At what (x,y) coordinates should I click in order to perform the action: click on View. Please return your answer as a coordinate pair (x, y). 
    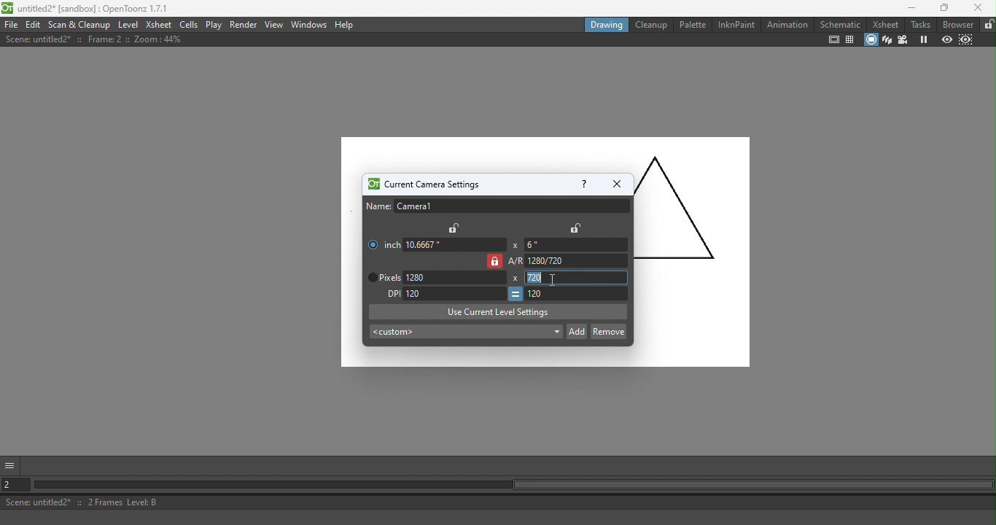
    Looking at the image, I should click on (275, 24).